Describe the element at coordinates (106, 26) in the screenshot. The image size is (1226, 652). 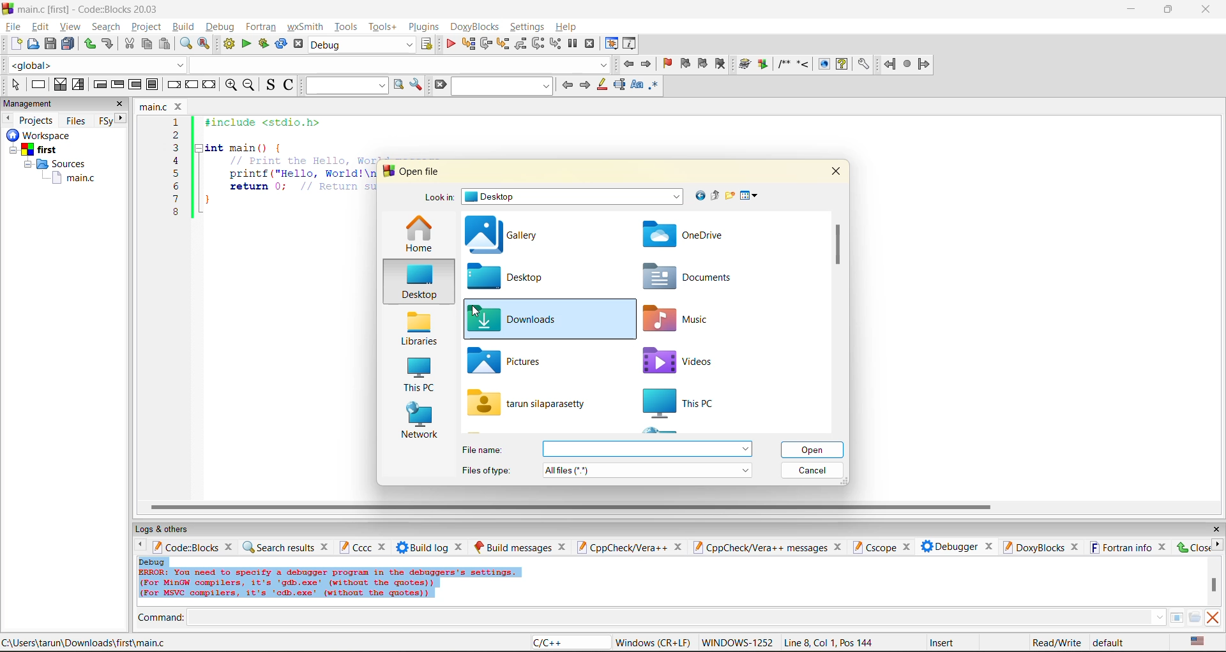
I see `search` at that location.